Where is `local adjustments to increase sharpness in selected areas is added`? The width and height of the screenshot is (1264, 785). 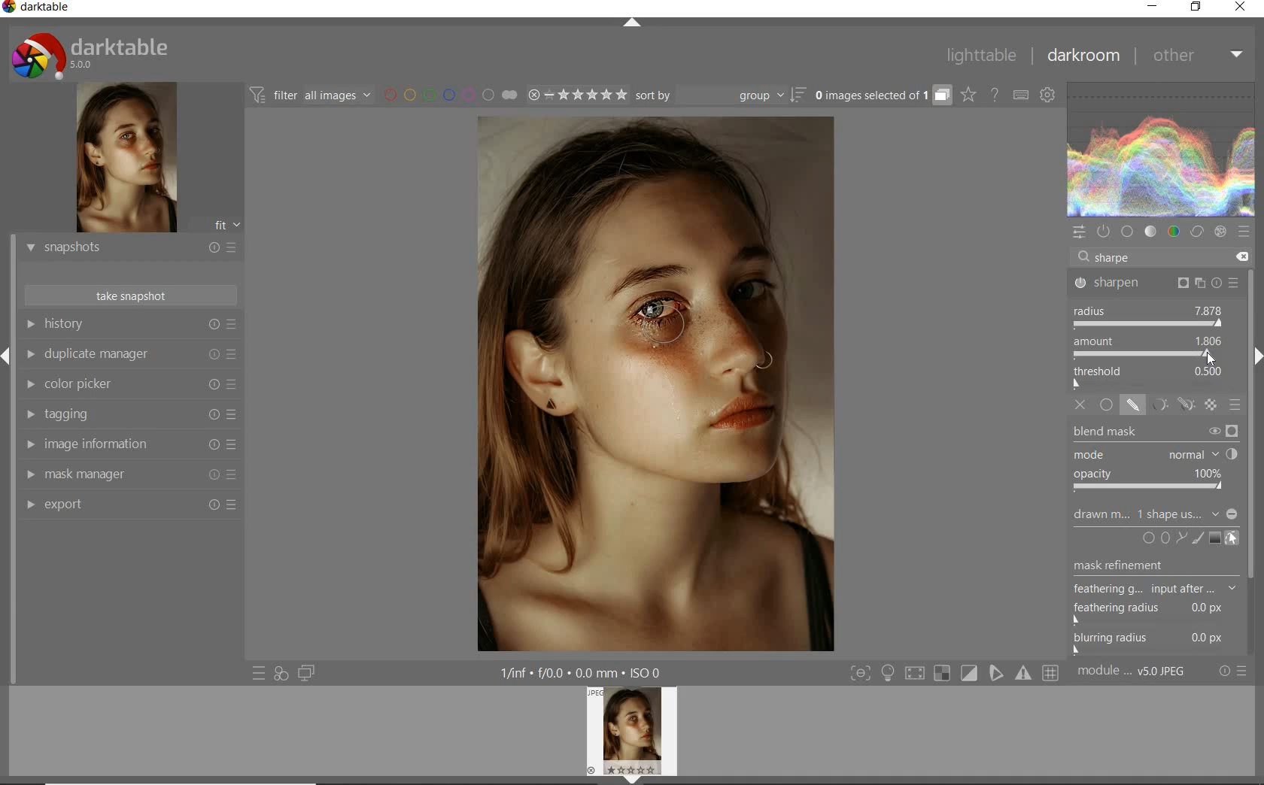 local adjustments to increase sharpness in selected areas is added is located at coordinates (670, 386).